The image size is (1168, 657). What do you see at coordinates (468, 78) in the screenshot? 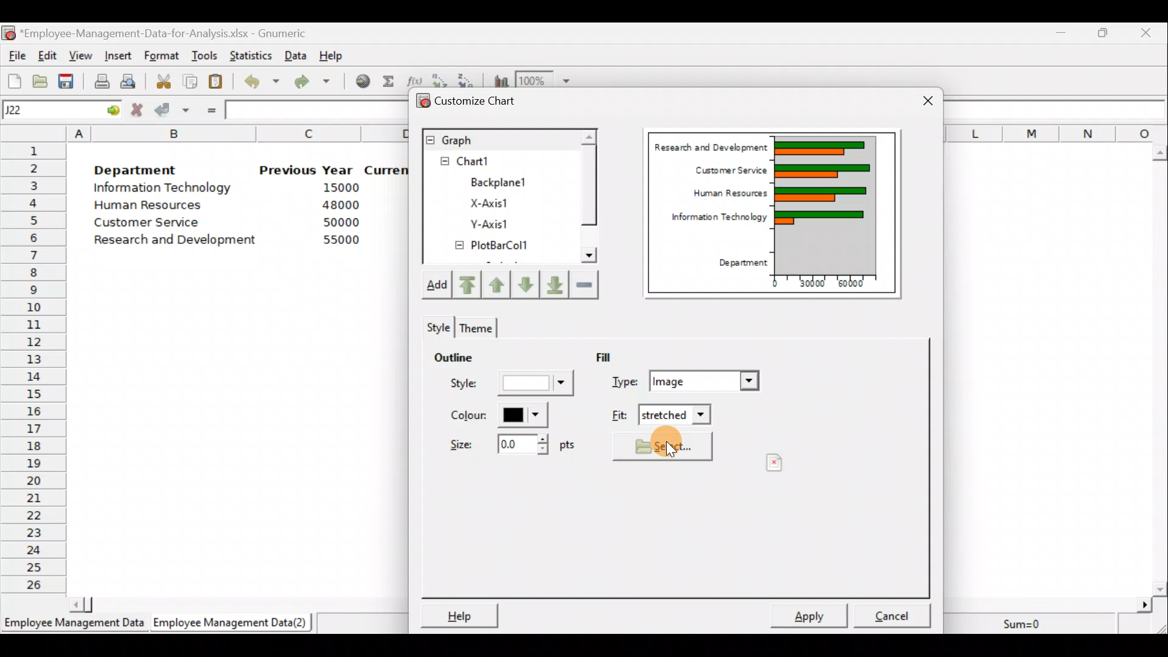
I see `Sort in descending order` at bounding box center [468, 78].